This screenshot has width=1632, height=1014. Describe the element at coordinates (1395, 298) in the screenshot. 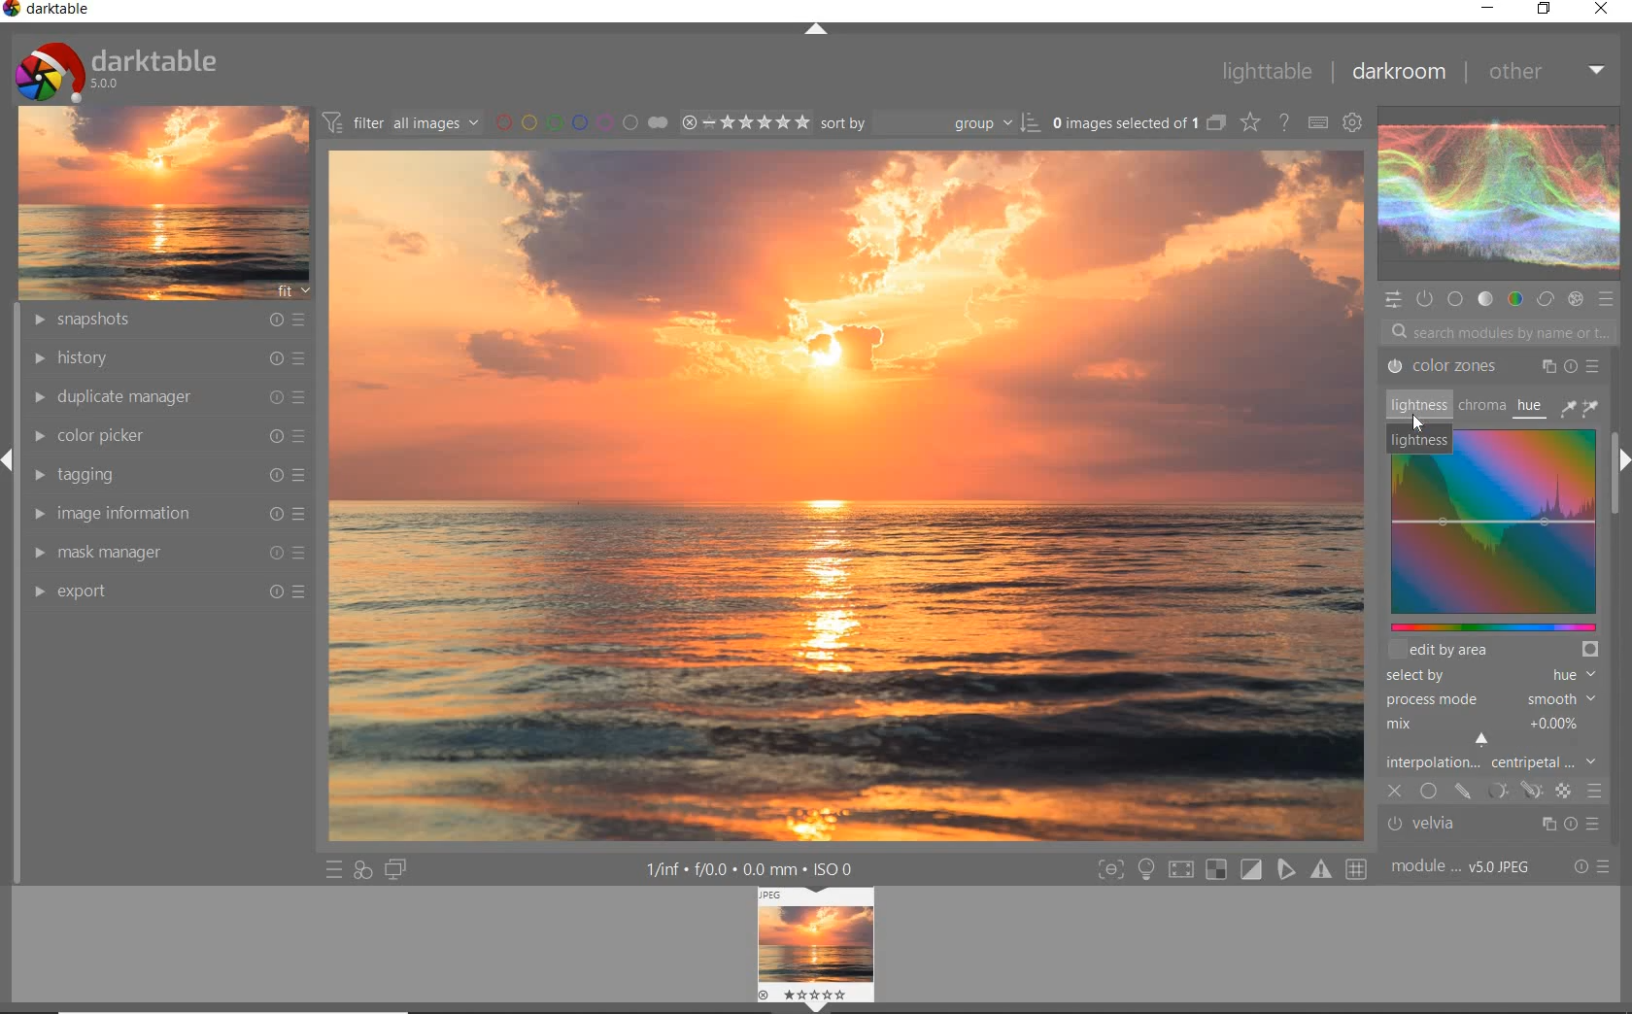

I see `QUICK ACCESS PANEL` at that location.